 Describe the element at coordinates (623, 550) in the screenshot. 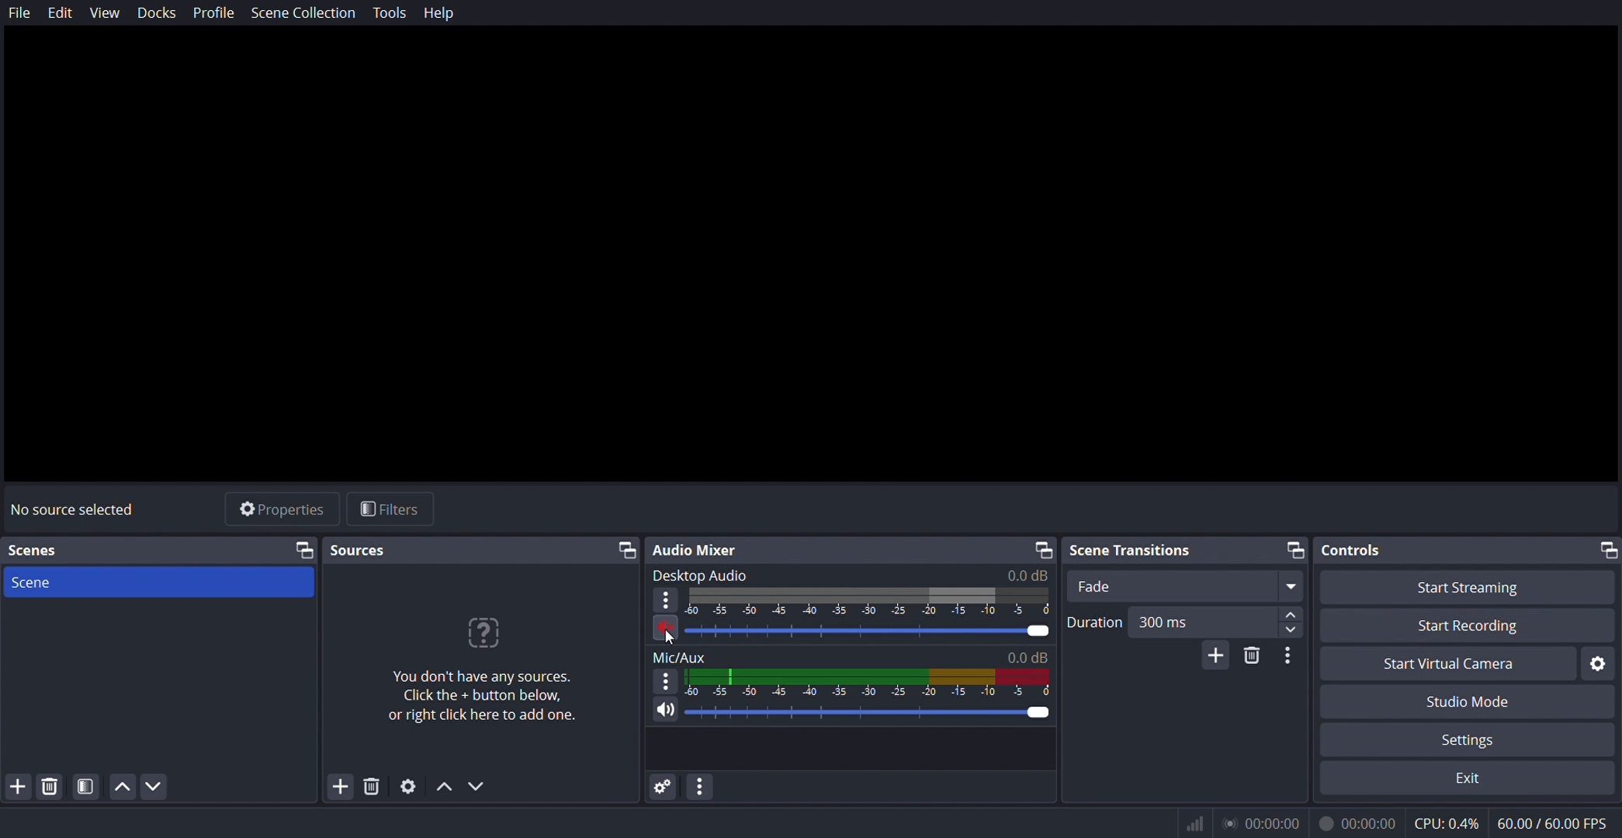

I see `restore` at that location.